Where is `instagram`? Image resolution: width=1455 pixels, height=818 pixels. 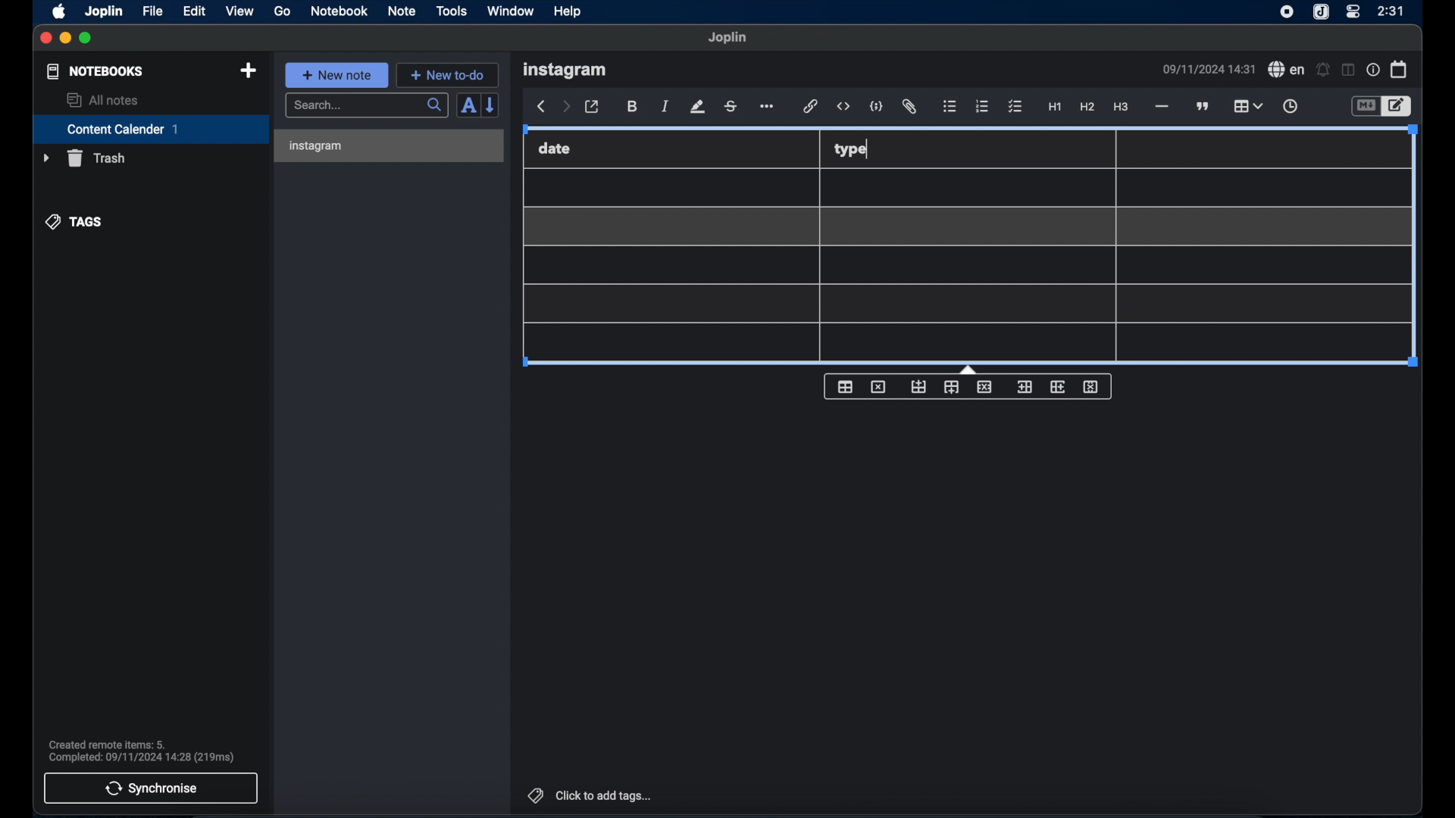
instagram is located at coordinates (565, 70).